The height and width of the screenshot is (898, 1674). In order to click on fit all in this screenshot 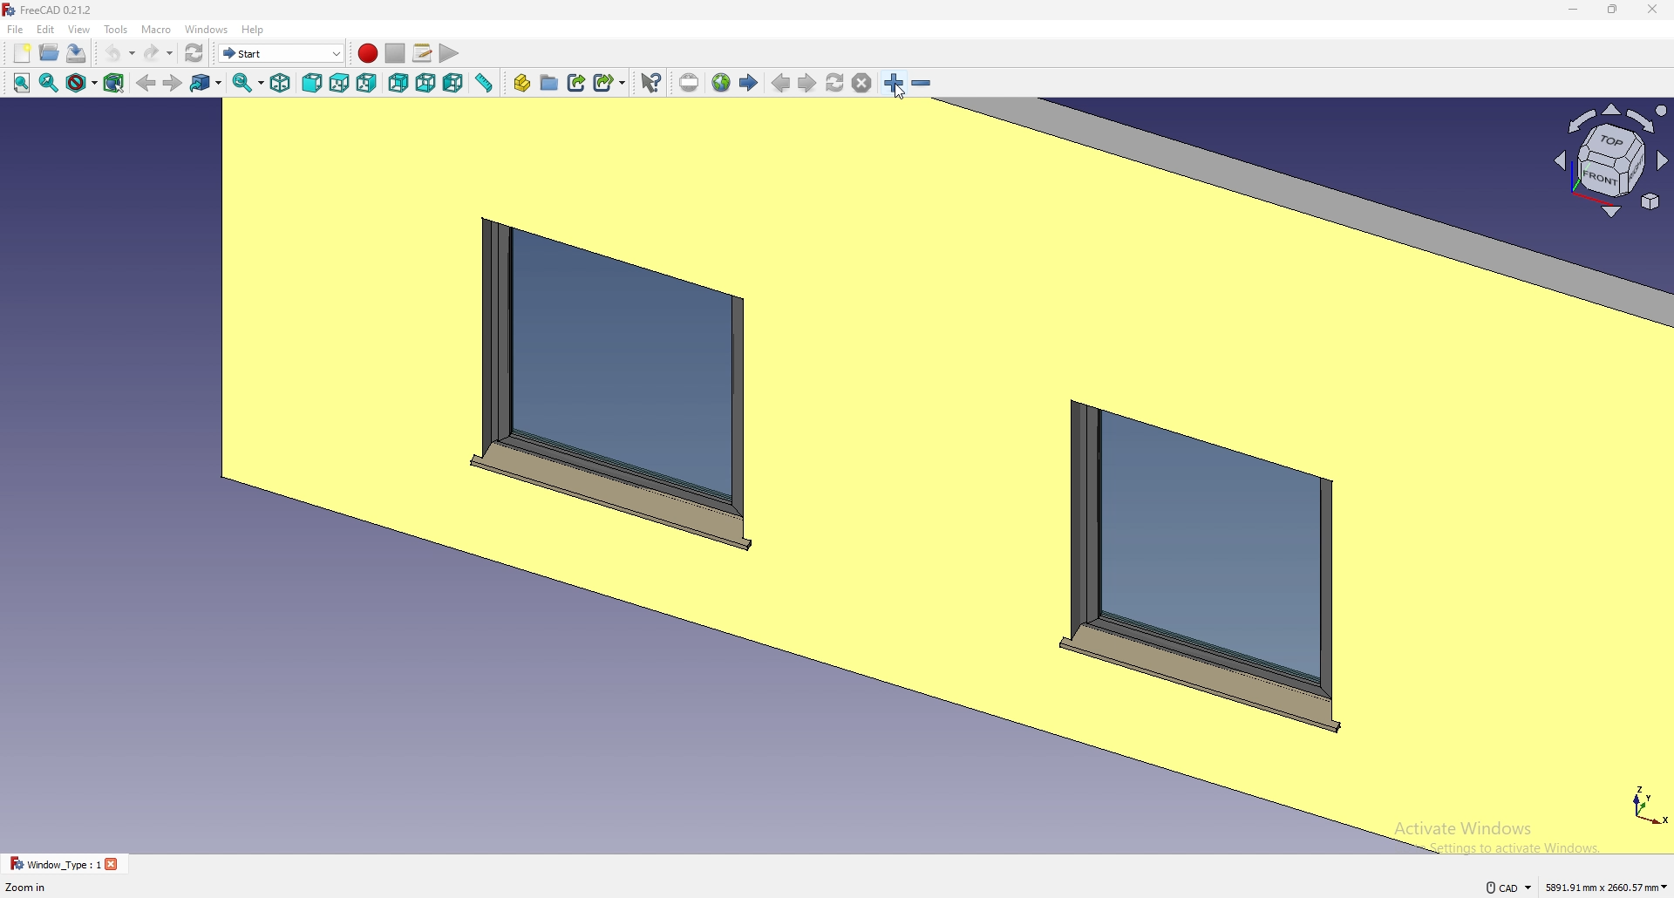, I will do `click(21, 83)`.